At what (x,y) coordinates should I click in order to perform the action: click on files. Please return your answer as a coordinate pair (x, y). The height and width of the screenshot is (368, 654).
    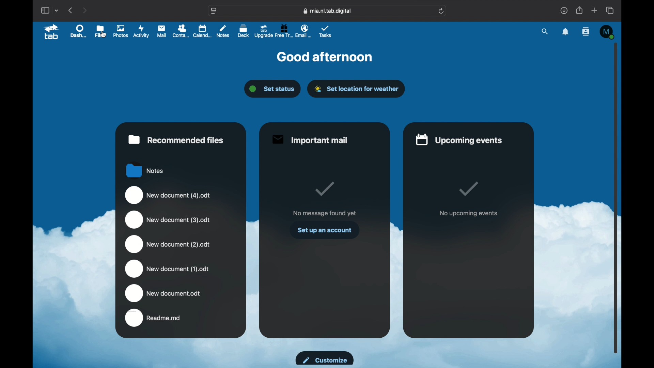
    Looking at the image, I should click on (100, 31).